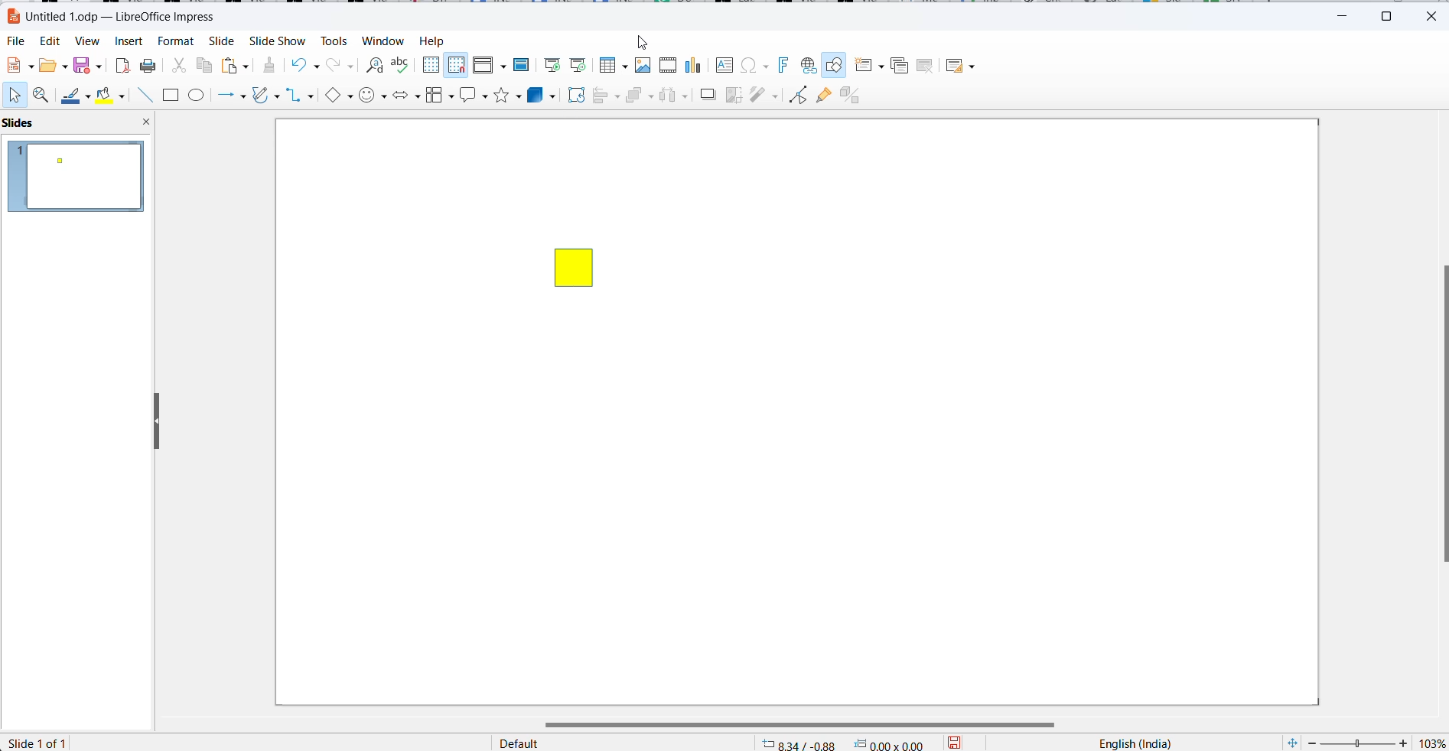 The height and width of the screenshot is (751, 1449). What do you see at coordinates (121, 66) in the screenshot?
I see `export as pdf` at bounding box center [121, 66].